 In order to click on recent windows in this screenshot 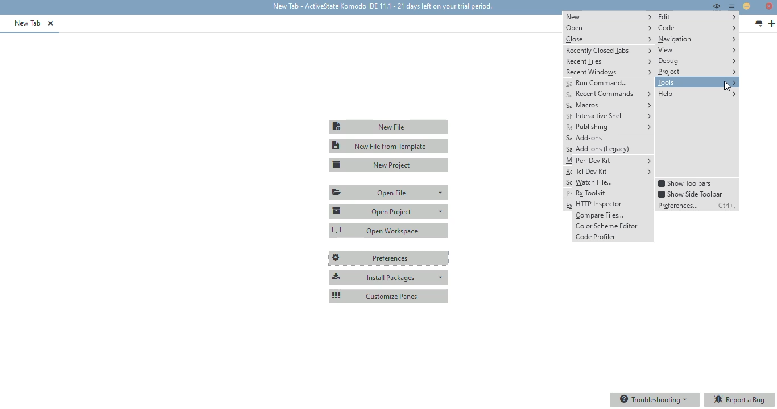, I will do `click(609, 72)`.